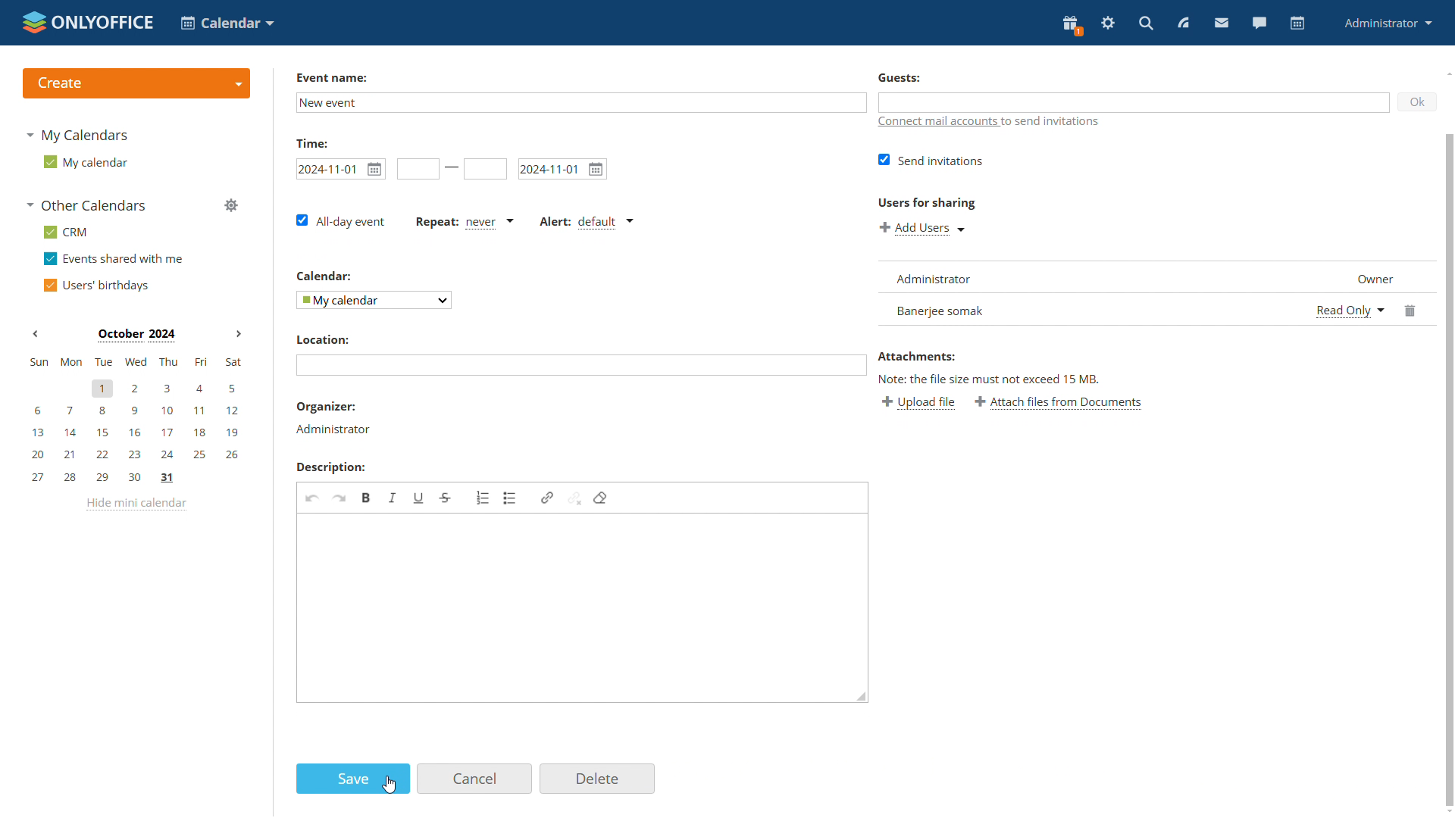 This screenshot has width=1455, height=818. Describe the element at coordinates (335, 429) in the screenshot. I see `Administrator` at that location.